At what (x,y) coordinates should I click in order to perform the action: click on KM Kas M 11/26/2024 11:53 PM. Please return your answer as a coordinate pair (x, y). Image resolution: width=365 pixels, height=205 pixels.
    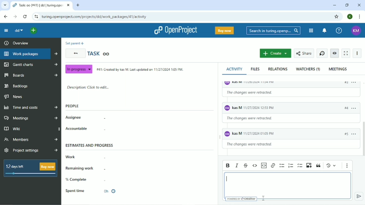
    Looking at the image, I should click on (262, 109).